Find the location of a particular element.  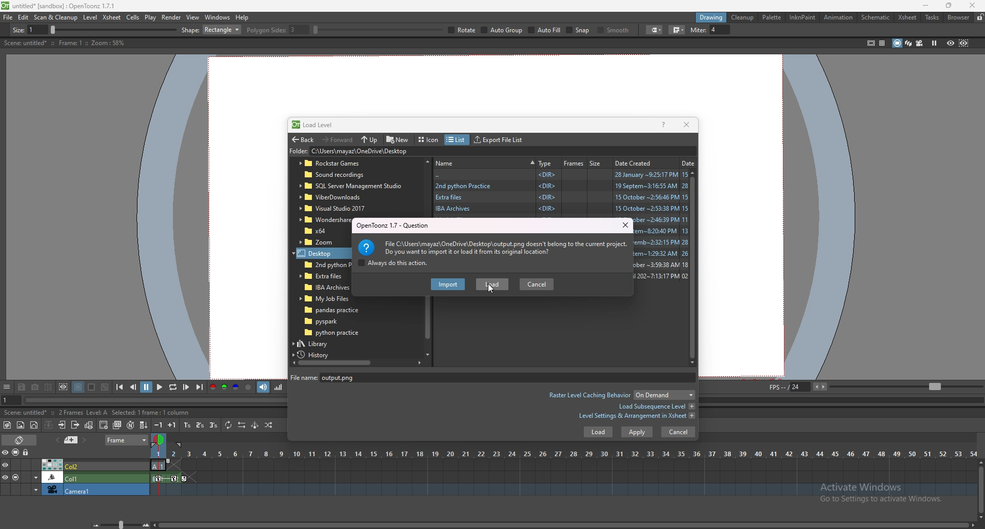

schematic is located at coordinates (876, 16).